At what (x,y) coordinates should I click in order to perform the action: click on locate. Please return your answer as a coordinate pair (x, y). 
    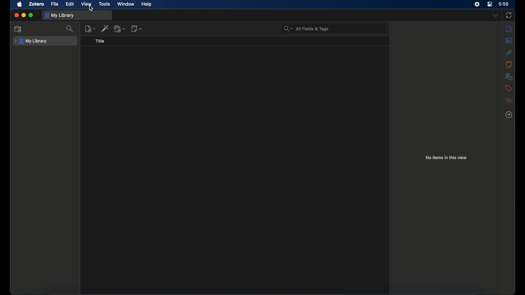
    Looking at the image, I should click on (509, 114).